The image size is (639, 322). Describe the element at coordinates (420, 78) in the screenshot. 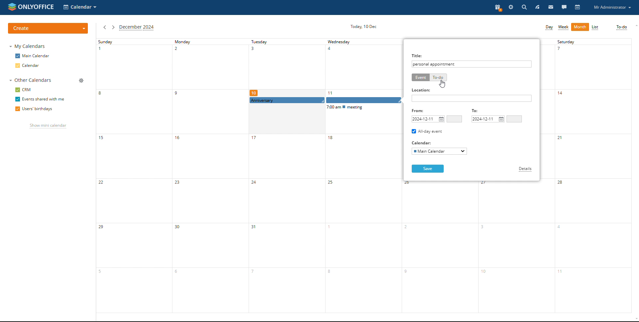

I see `event` at that location.